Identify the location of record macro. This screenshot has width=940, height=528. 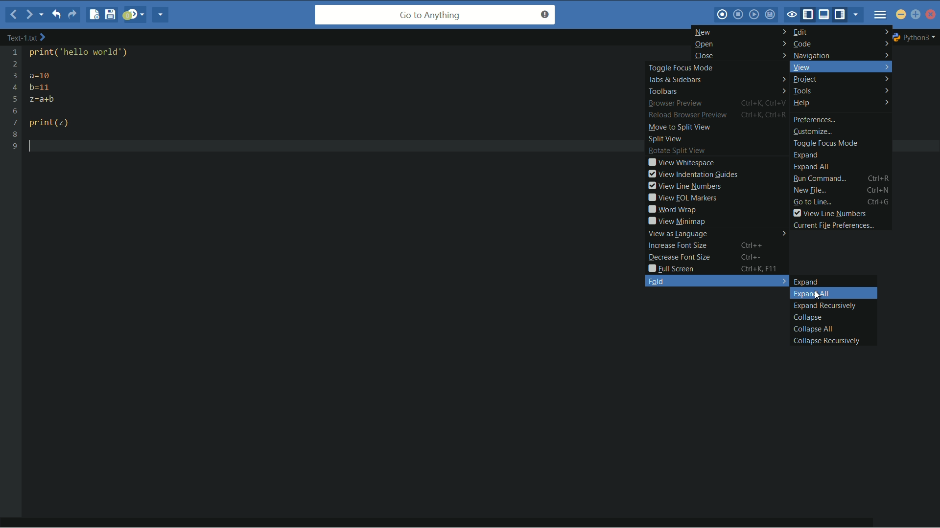
(723, 14).